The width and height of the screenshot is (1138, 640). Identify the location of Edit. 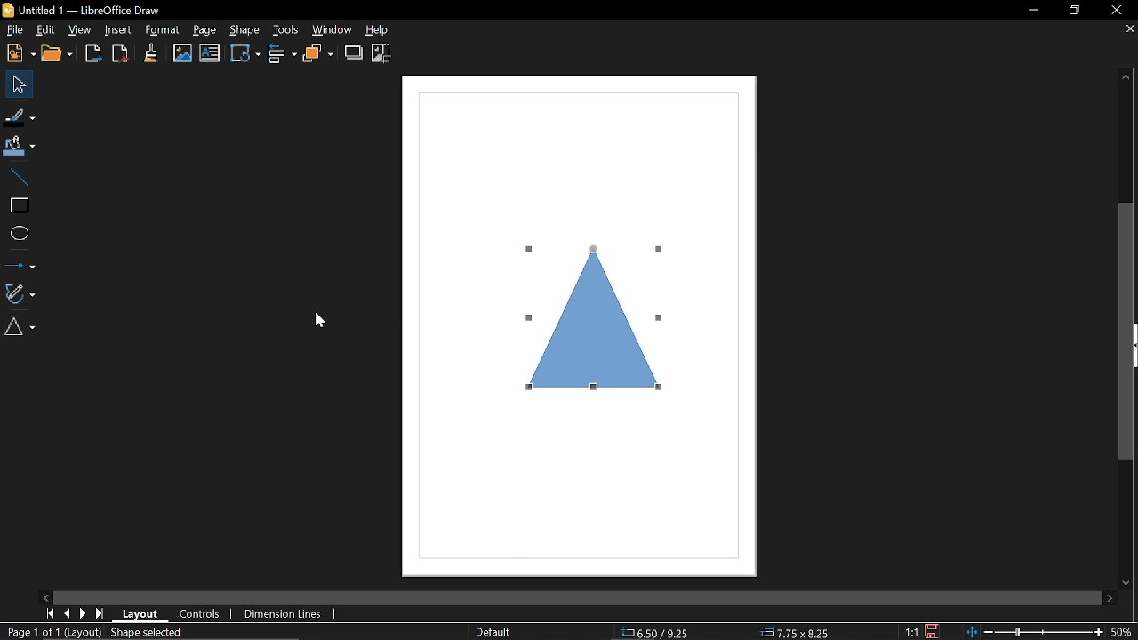
(45, 31).